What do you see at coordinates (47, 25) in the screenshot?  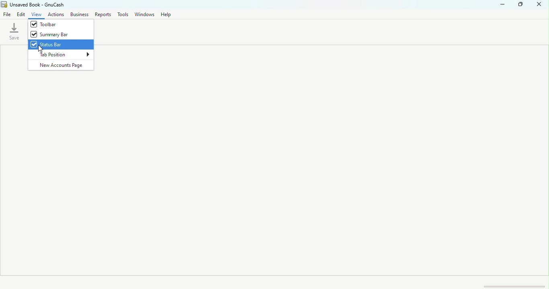 I see `Toolbar` at bounding box center [47, 25].